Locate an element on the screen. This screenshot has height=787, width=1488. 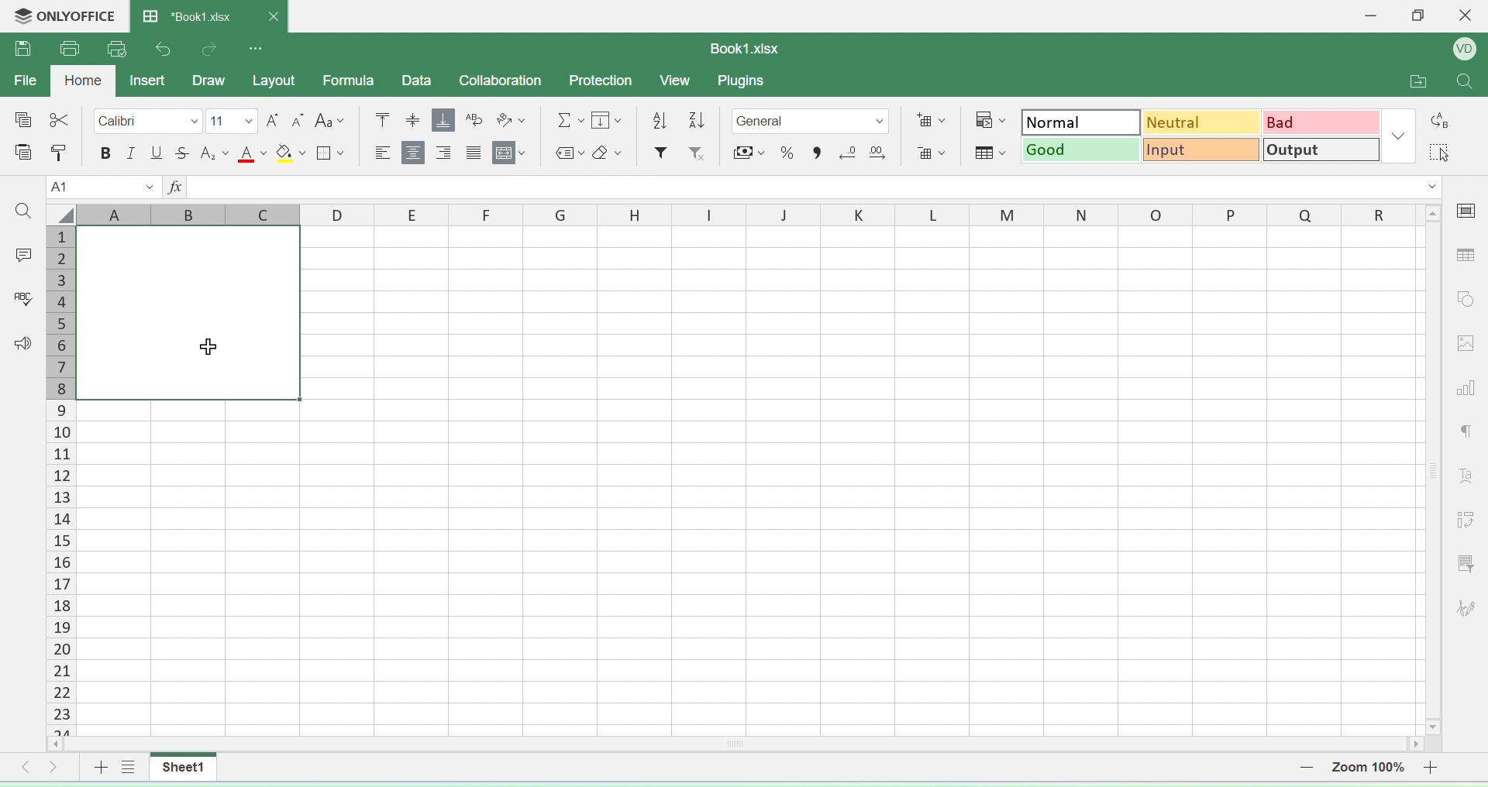
announcement is located at coordinates (22, 344).